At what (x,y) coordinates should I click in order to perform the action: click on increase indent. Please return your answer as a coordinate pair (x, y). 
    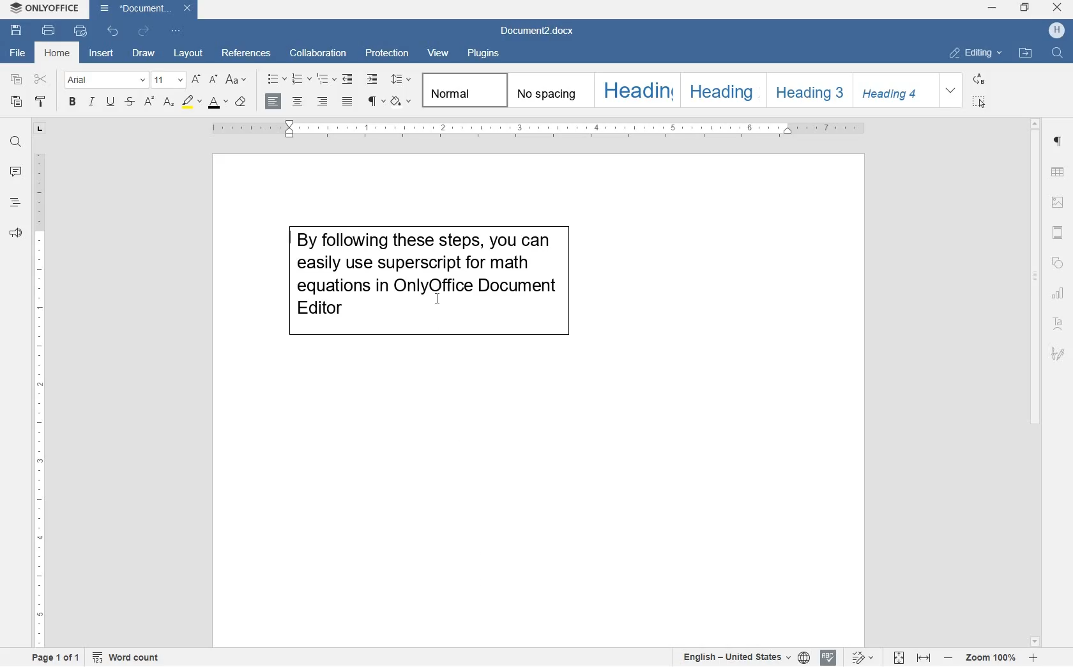
    Looking at the image, I should click on (372, 79).